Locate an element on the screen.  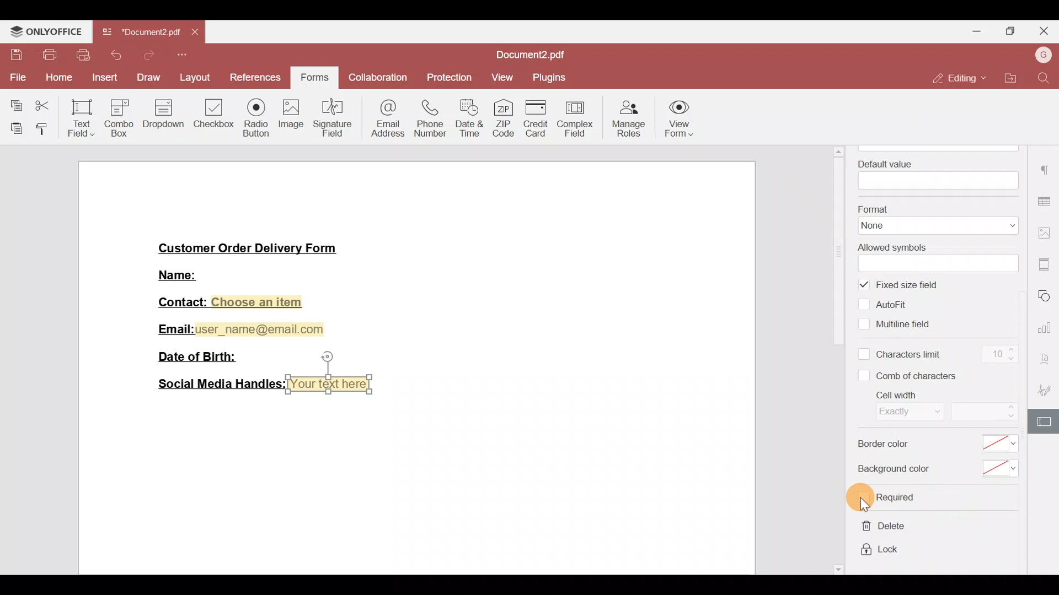
Contact: Choose an item is located at coordinates (229, 302).